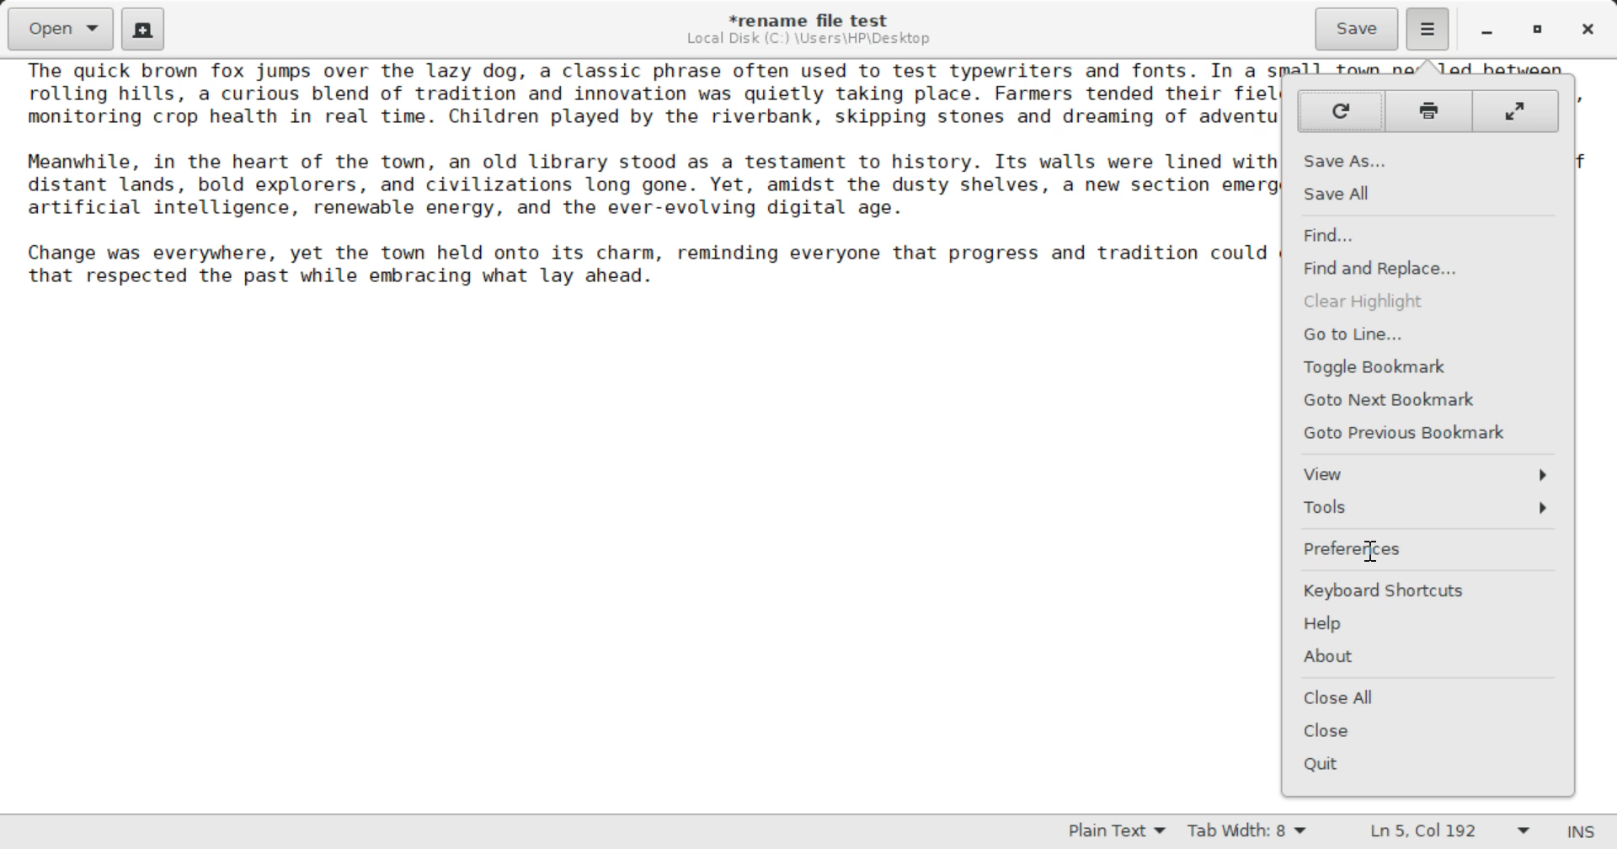  Describe the element at coordinates (1450, 833) in the screenshot. I see `Line & Character Count` at that location.